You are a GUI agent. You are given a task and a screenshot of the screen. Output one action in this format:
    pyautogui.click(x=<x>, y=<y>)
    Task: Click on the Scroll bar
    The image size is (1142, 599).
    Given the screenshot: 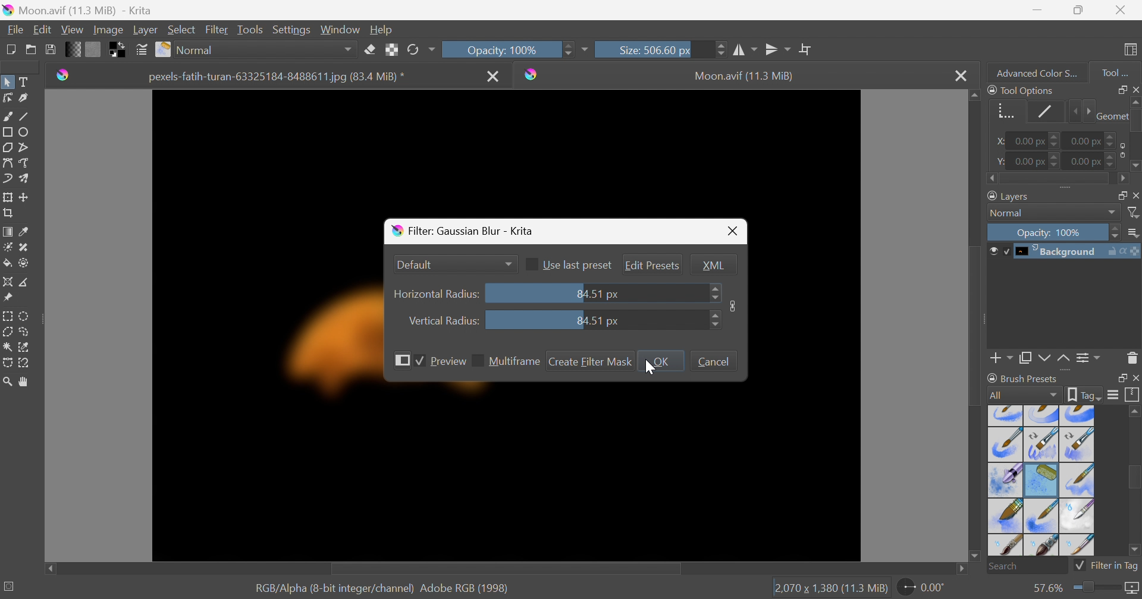 What is the action you would take?
    pyautogui.click(x=1056, y=179)
    